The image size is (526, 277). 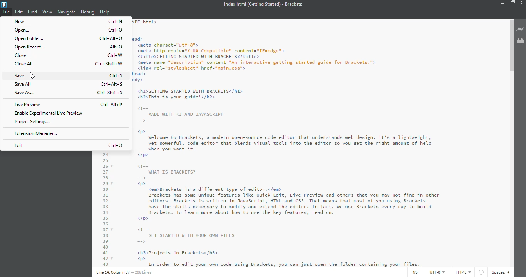 What do you see at coordinates (109, 64) in the screenshot?
I see `ctrl+shift+w` at bounding box center [109, 64].